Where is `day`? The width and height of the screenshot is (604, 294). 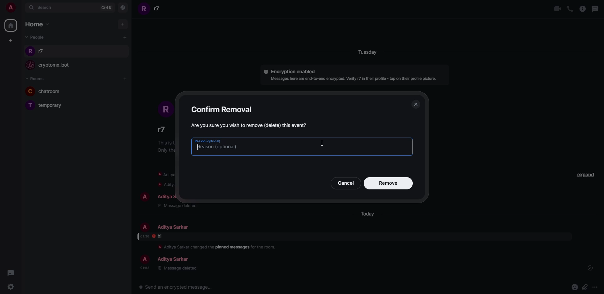 day is located at coordinates (367, 214).